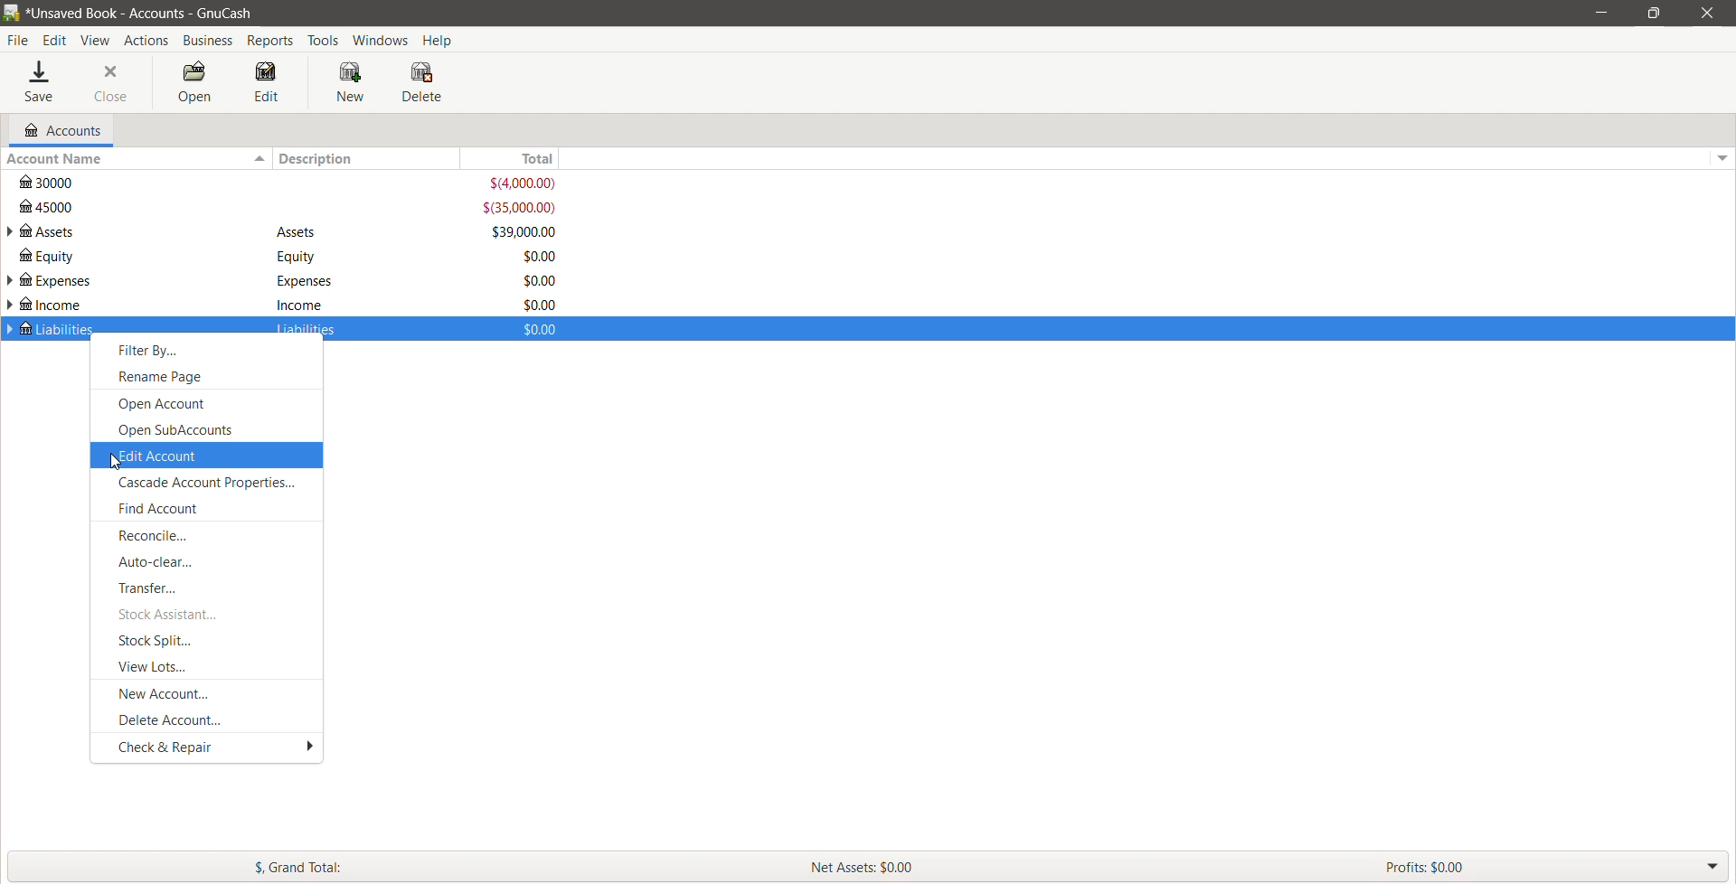 The image size is (1736, 884). I want to click on Save, so click(42, 83).